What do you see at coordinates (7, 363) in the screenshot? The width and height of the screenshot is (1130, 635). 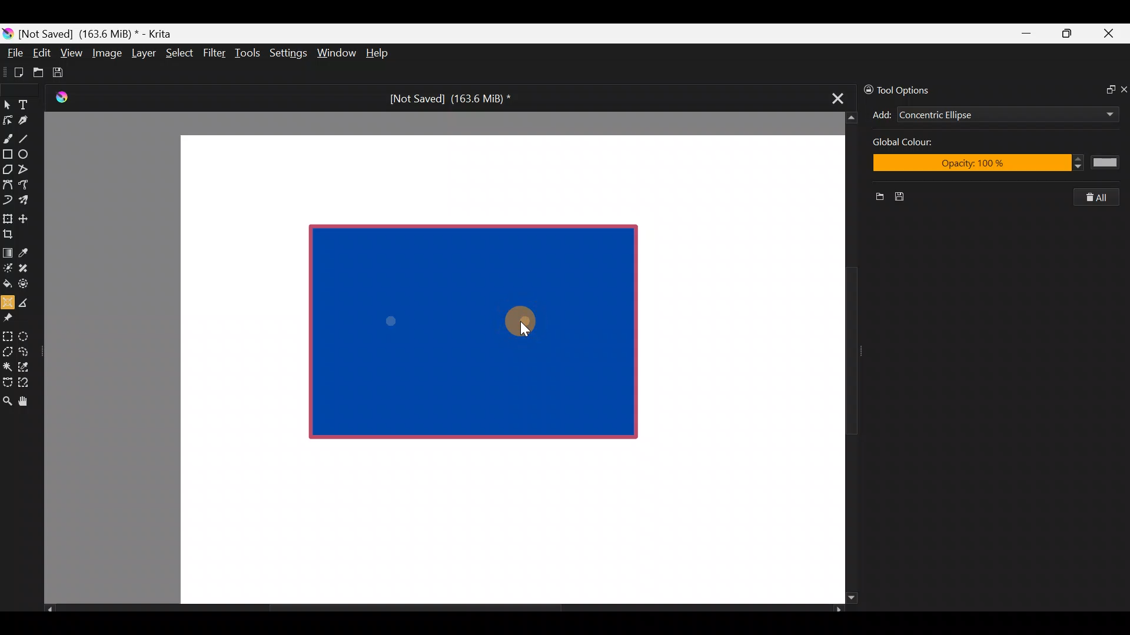 I see `Contiguous selection tool` at bounding box center [7, 363].